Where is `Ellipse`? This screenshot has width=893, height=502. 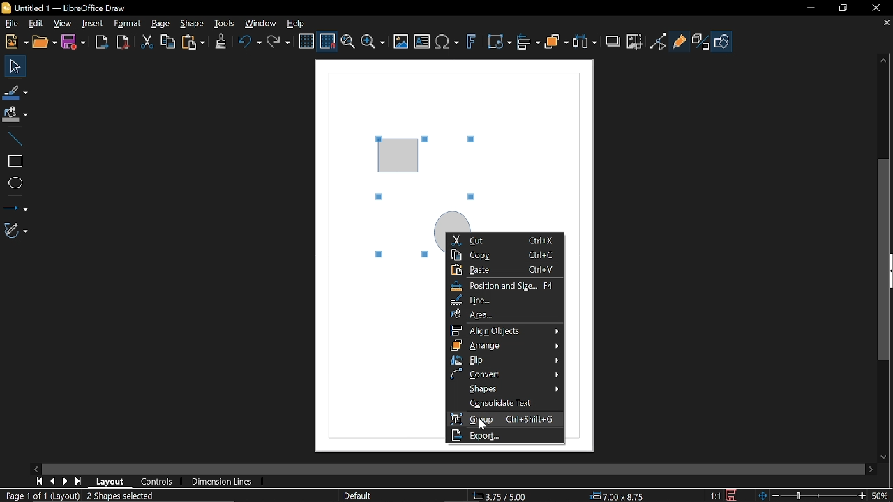
Ellipse is located at coordinates (13, 183).